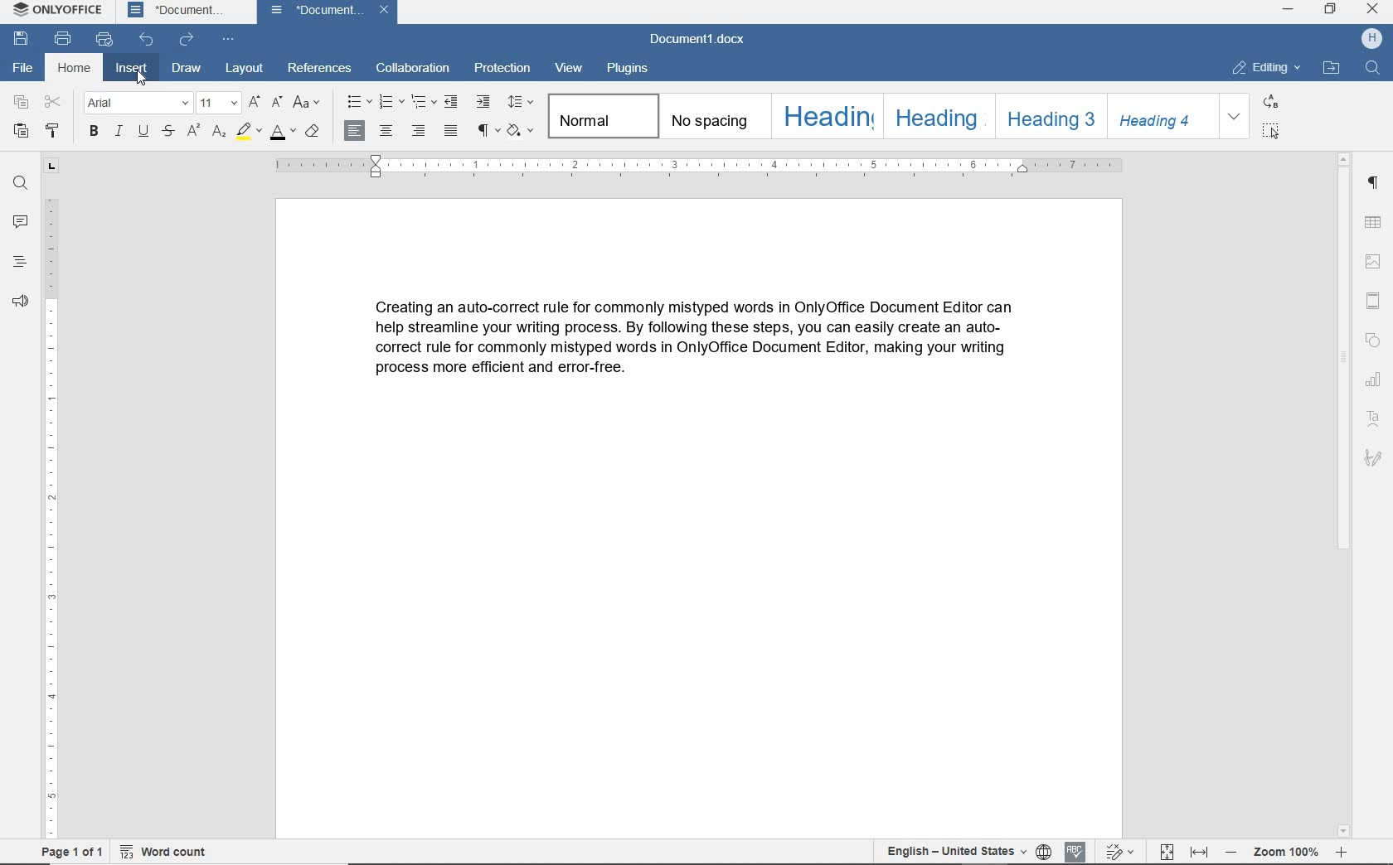 Image resolution: width=1393 pixels, height=865 pixels. What do you see at coordinates (703, 166) in the screenshot?
I see `ruler` at bounding box center [703, 166].